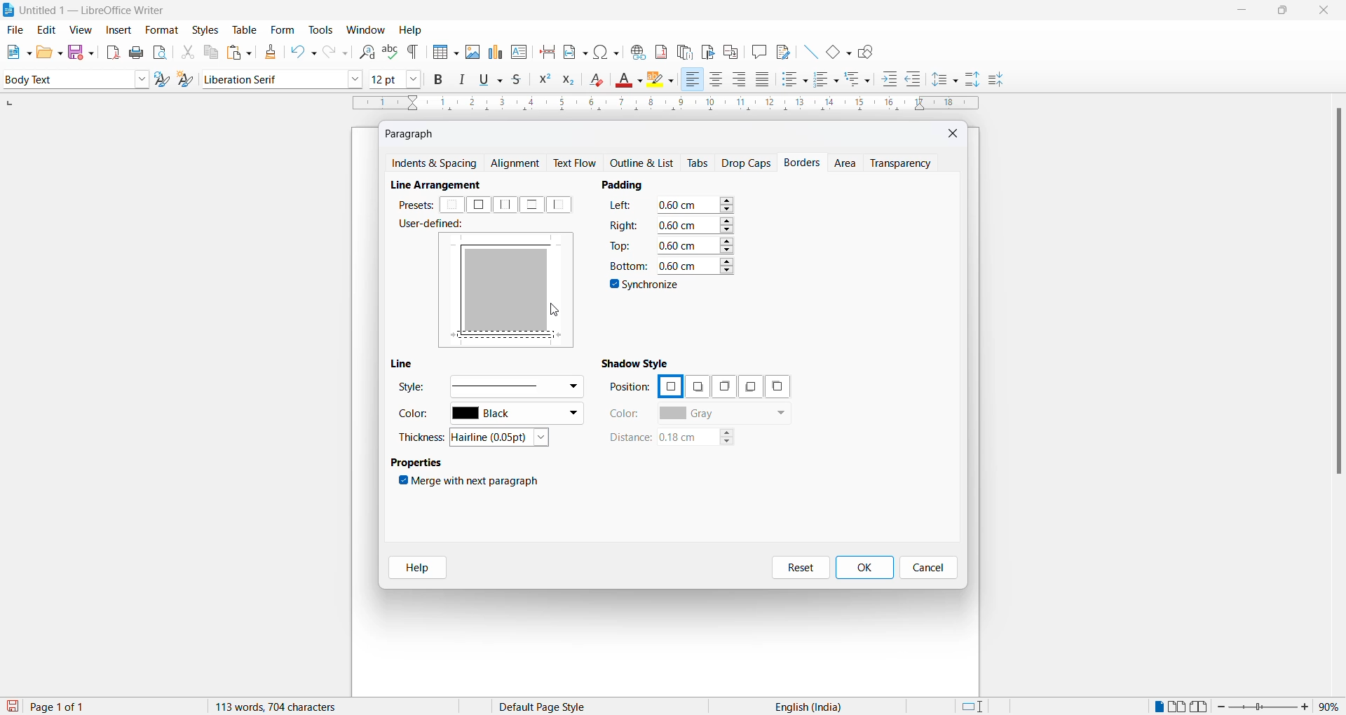  Describe the element at coordinates (478, 205) in the screenshot. I see `all sides` at that location.